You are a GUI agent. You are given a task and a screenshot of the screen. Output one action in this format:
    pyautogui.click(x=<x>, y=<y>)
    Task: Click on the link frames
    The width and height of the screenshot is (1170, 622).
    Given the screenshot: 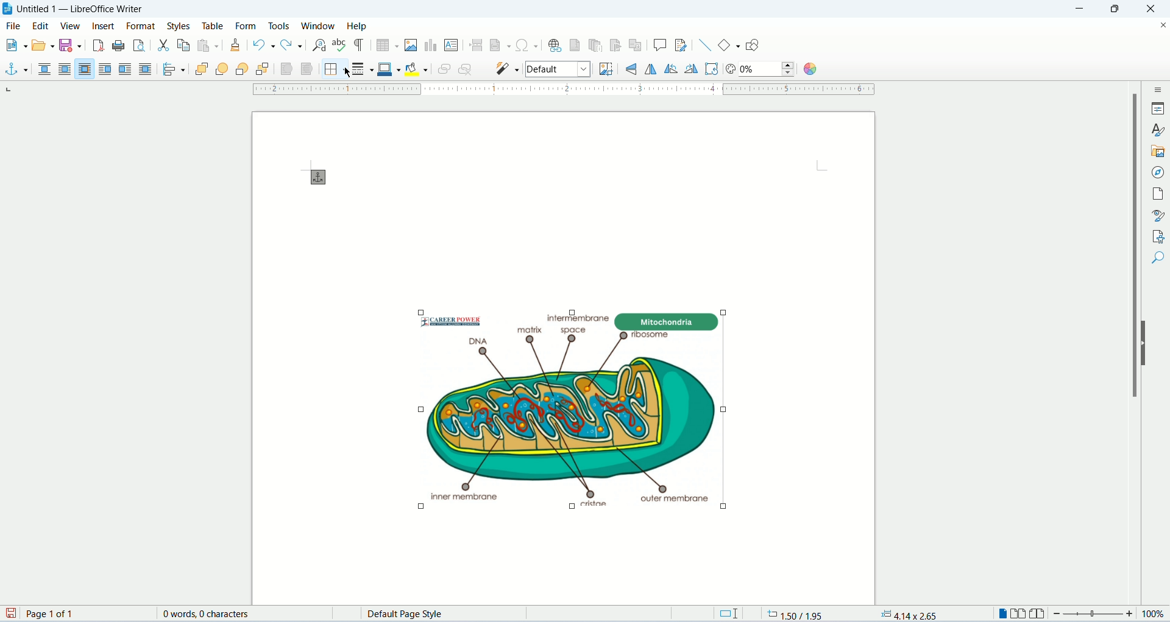 What is the action you would take?
    pyautogui.click(x=441, y=71)
    